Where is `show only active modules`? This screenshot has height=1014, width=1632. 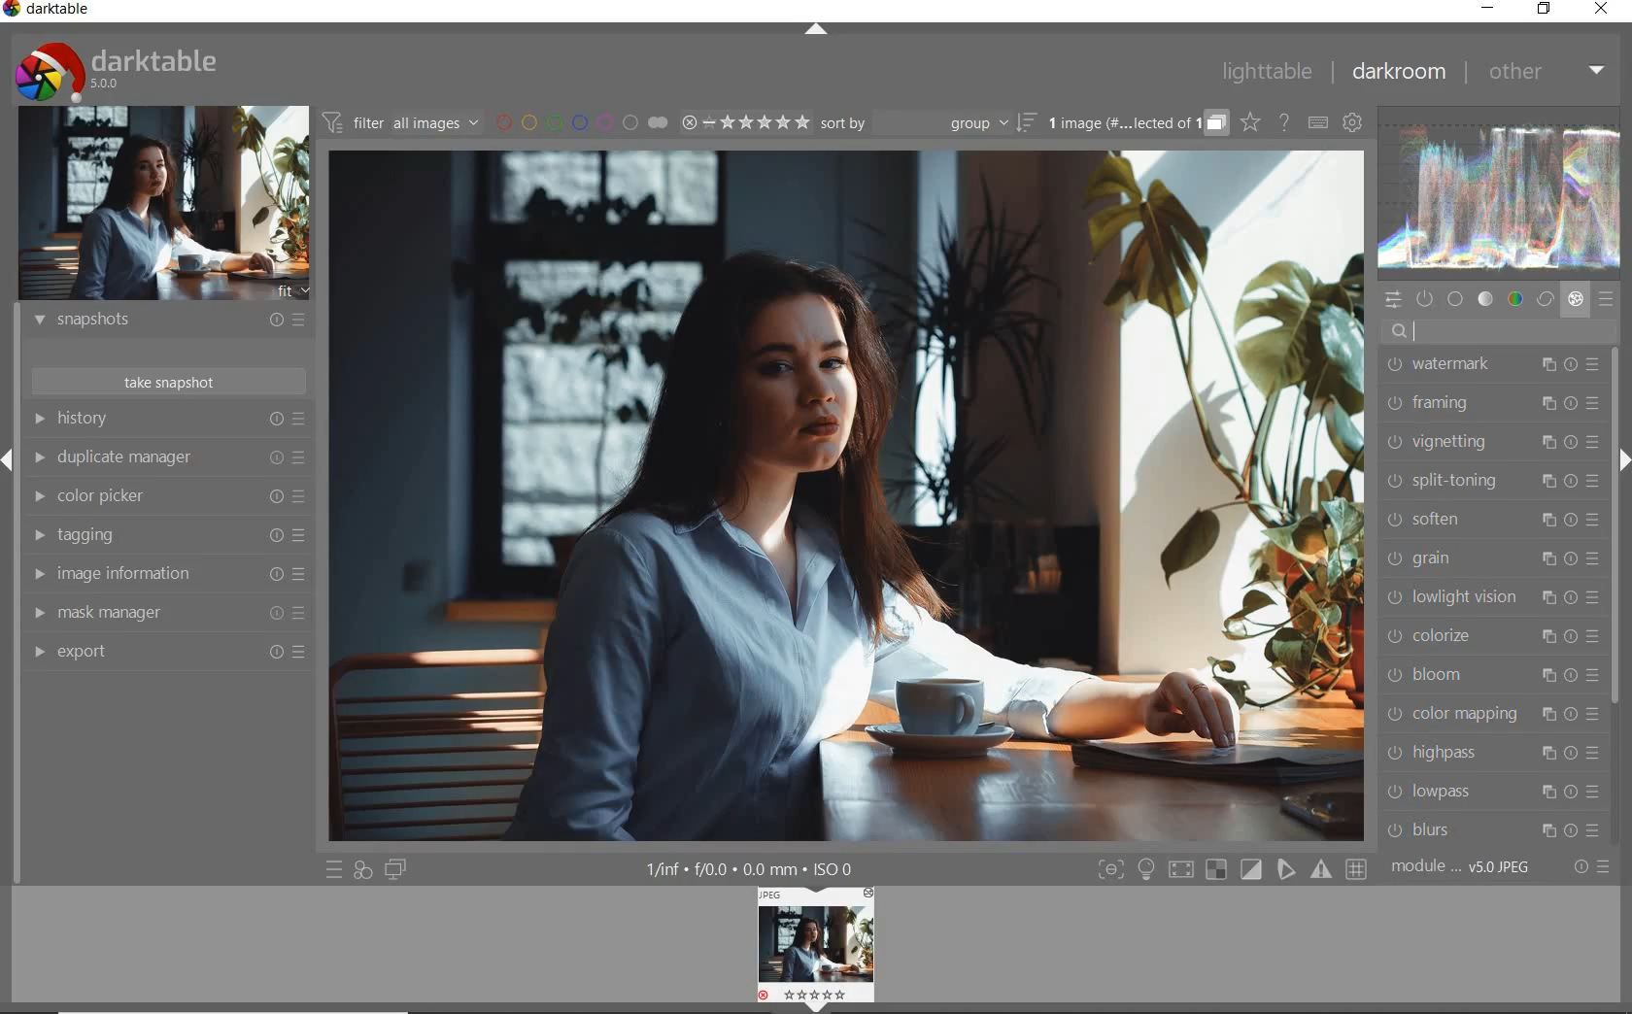 show only active modules is located at coordinates (1426, 297).